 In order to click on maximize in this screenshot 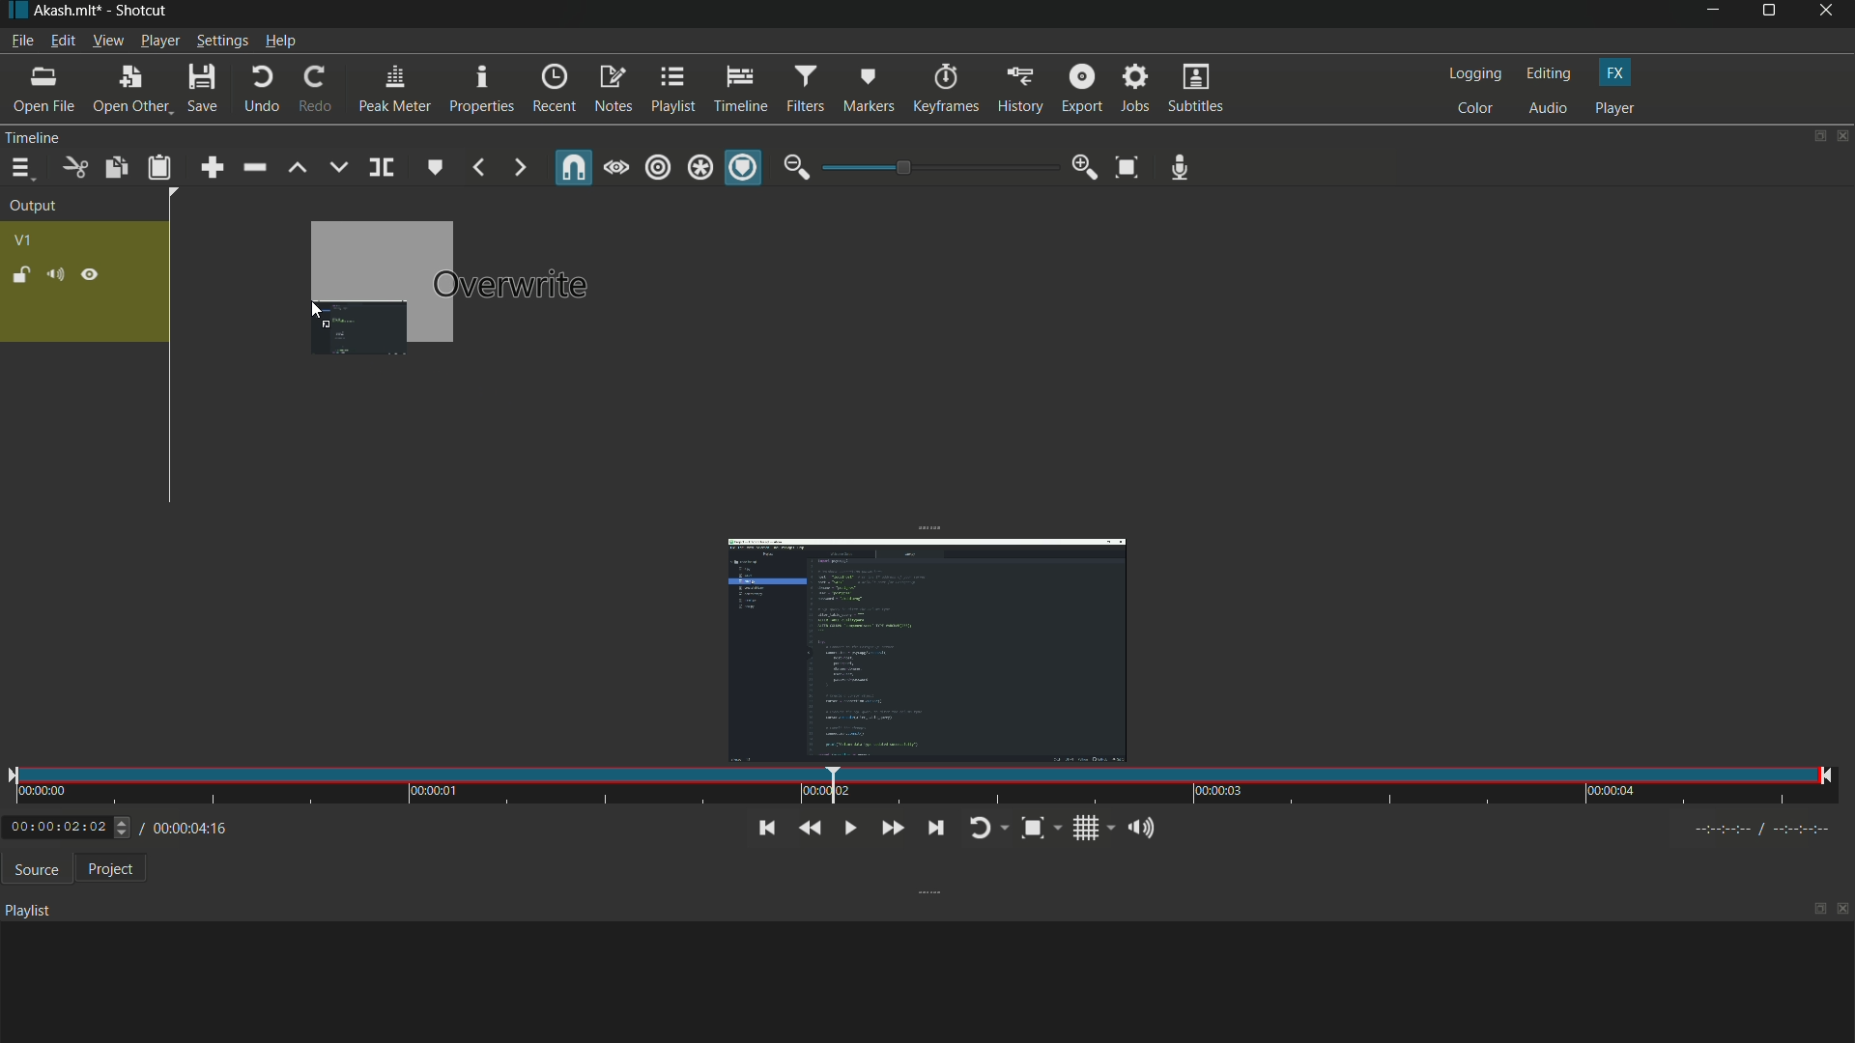, I will do `click(1819, 909)`.